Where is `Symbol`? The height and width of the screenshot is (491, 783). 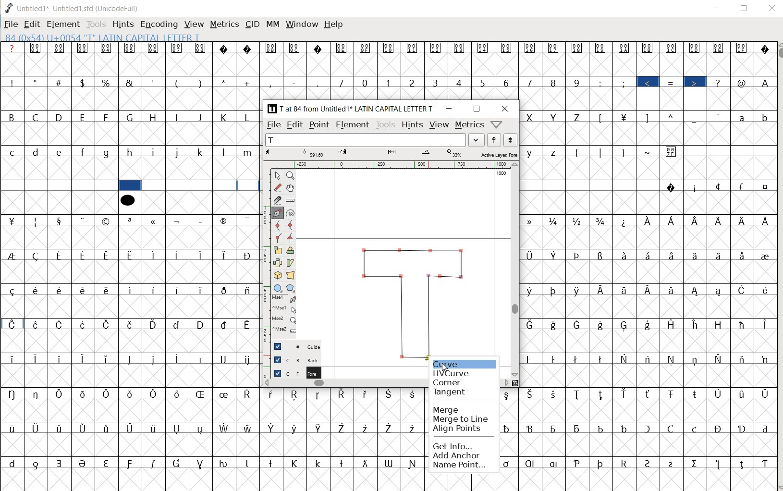 Symbol is located at coordinates (85, 255).